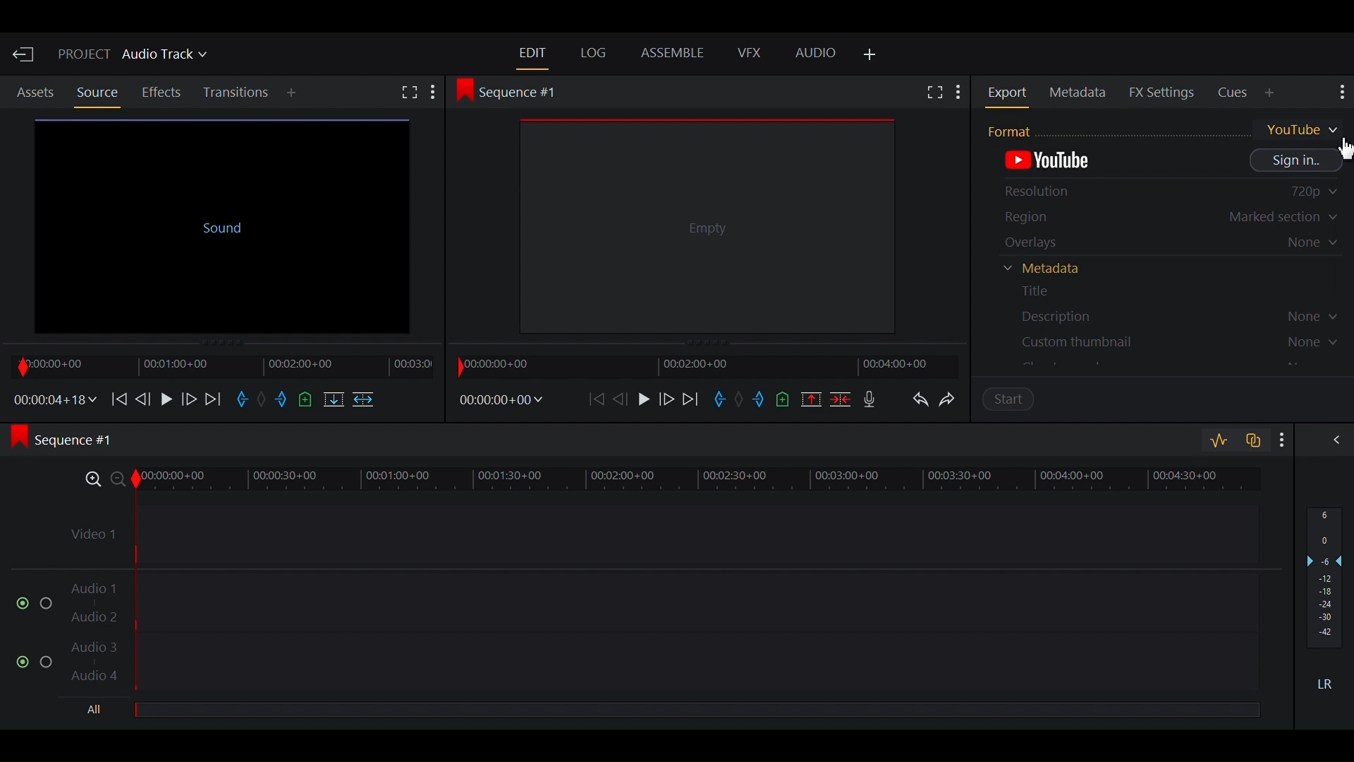 This screenshot has height=762, width=1354. Describe the element at coordinates (97, 92) in the screenshot. I see `Source` at that location.